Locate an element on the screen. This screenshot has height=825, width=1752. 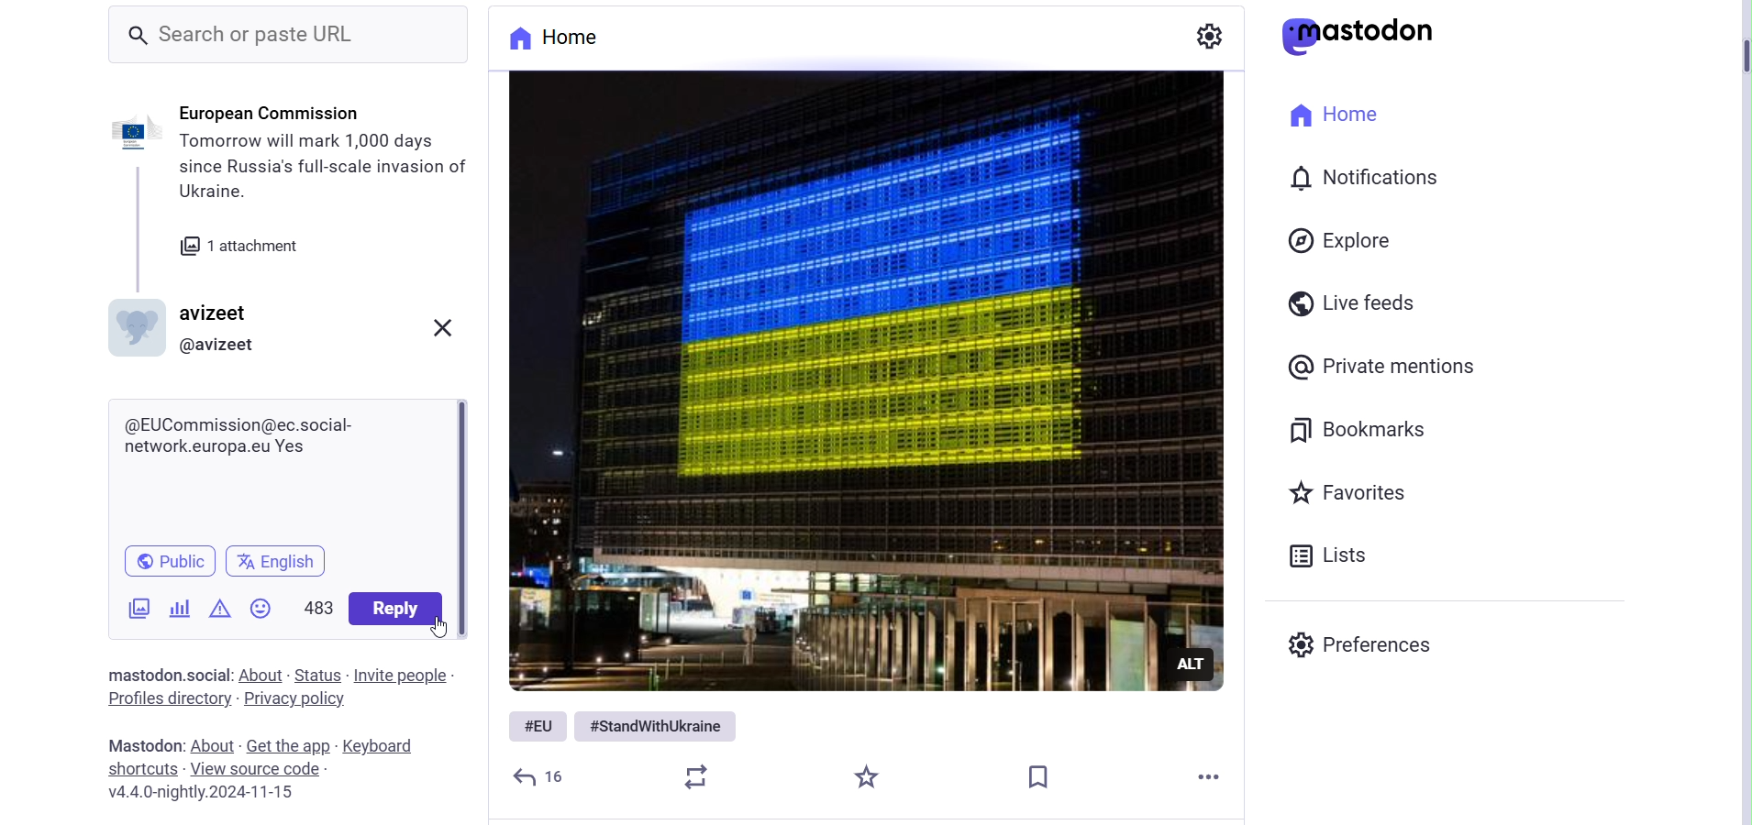
Boost is located at coordinates (703, 776).